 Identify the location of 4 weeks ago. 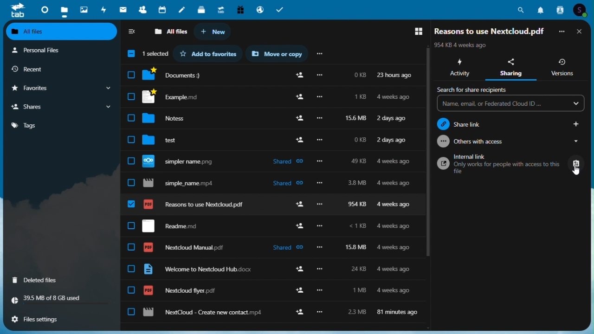
(396, 269).